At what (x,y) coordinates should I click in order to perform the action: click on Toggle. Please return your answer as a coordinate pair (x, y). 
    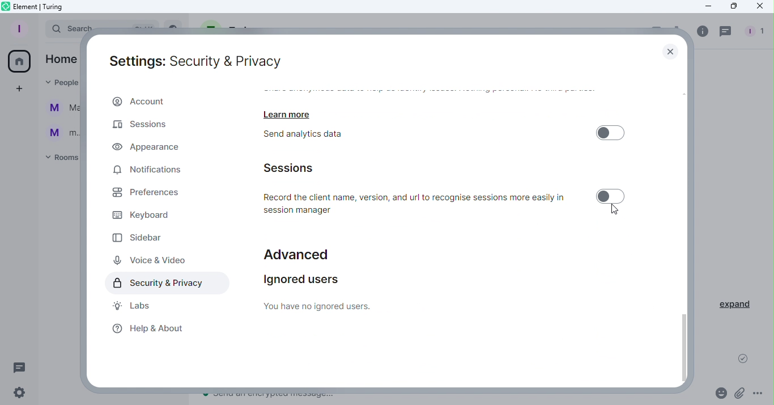
    Looking at the image, I should click on (609, 196).